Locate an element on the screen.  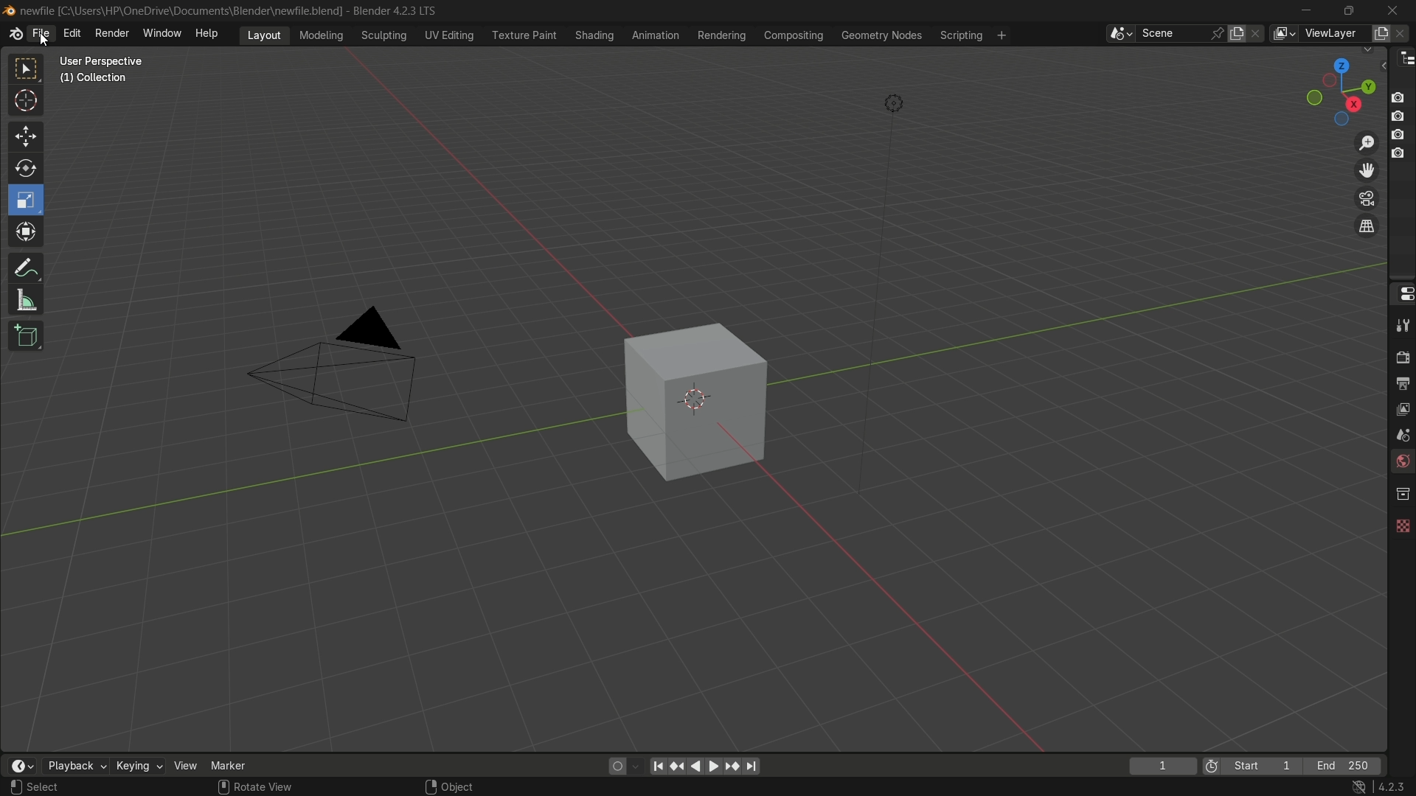
select box is located at coordinates (27, 69).